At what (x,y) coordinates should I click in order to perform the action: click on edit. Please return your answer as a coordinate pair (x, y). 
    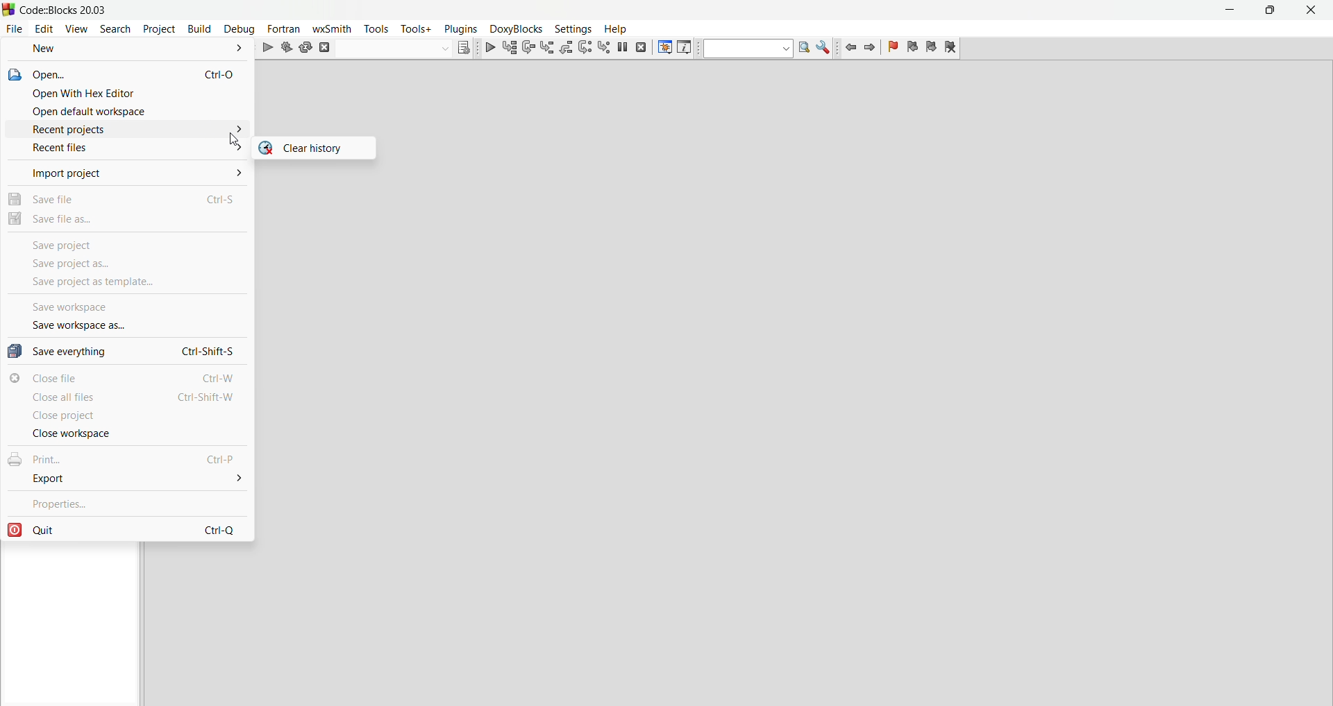
    Looking at the image, I should click on (46, 29).